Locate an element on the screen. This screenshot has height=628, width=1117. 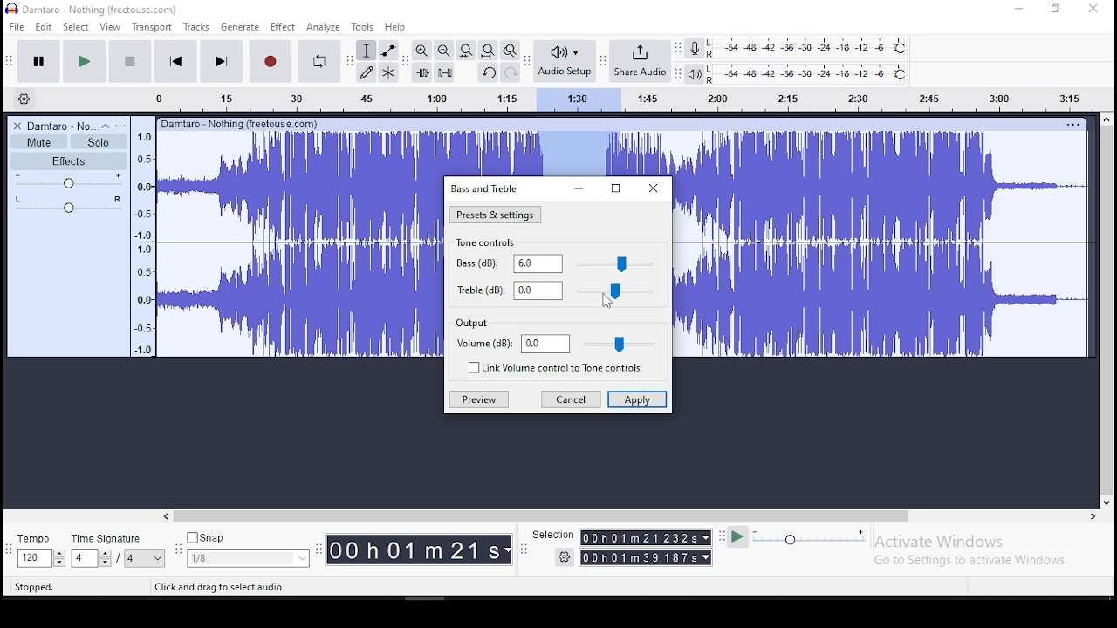
share audio is located at coordinates (641, 63).